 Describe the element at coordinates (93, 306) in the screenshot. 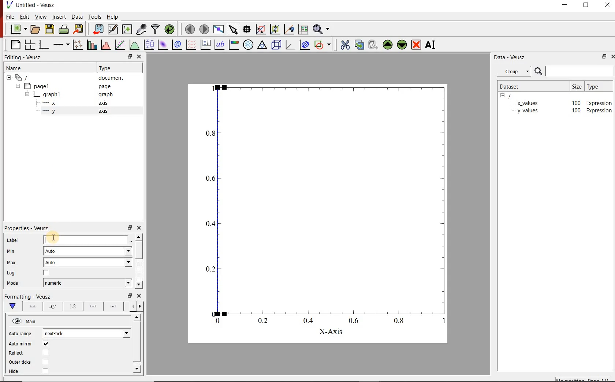

I see `major ticks` at that location.